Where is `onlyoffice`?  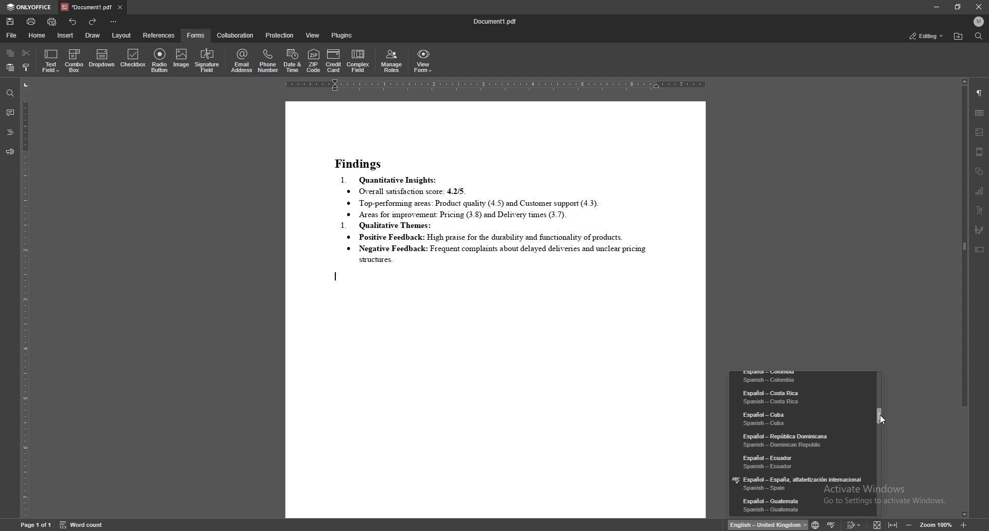
onlyoffice is located at coordinates (29, 7).